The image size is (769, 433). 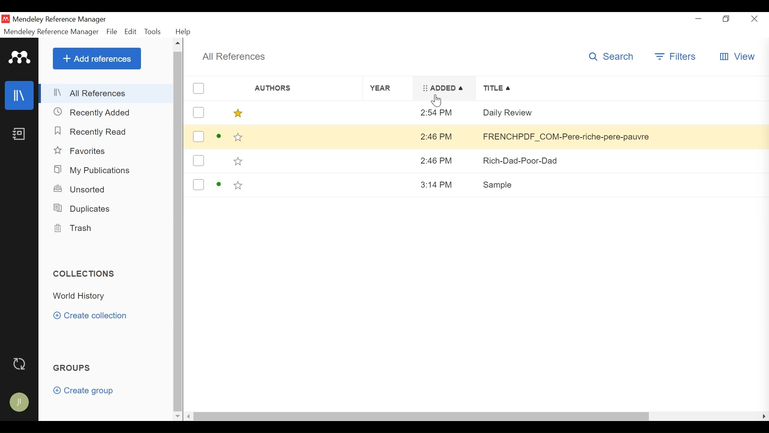 I want to click on Collections, so click(x=85, y=273).